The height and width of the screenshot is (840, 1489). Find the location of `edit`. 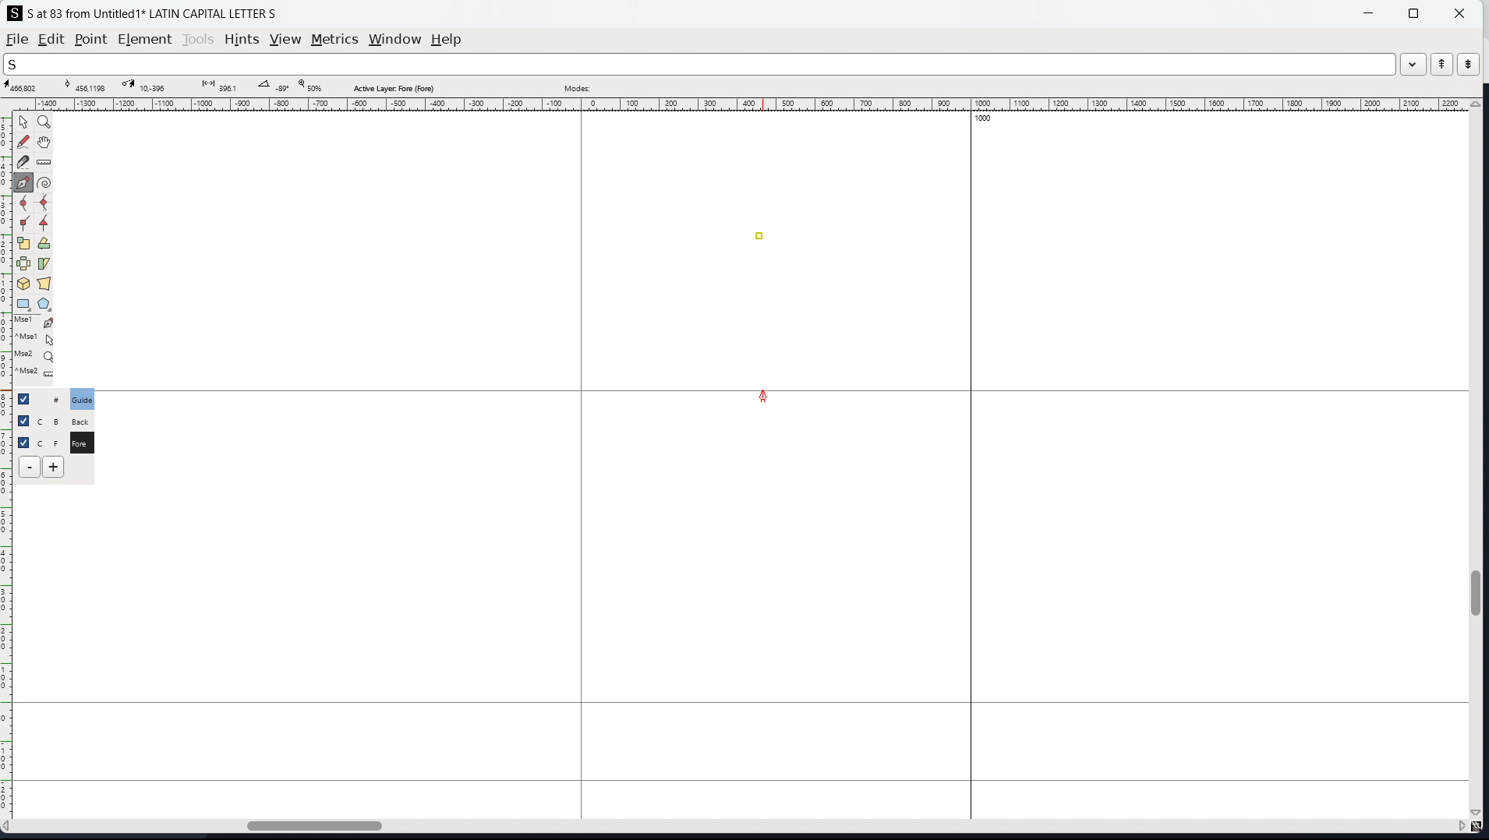

edit is located at coordinates (51, 39).